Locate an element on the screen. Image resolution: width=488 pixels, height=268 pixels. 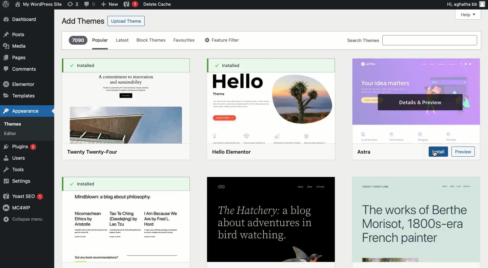
Installed is located at coordinates (128, 65).